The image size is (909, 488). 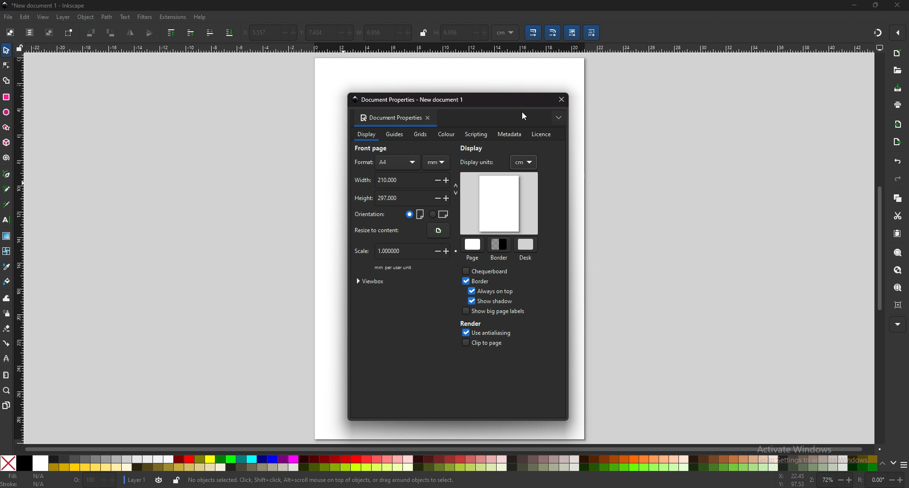 I want to click on height, so click(x=382, y=198).